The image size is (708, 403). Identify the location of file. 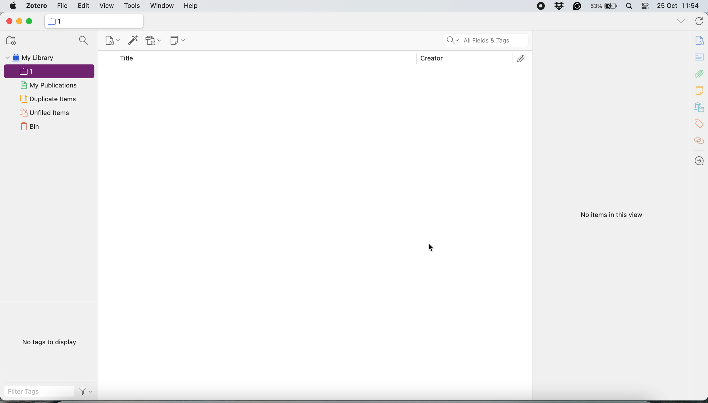
(61, 6).